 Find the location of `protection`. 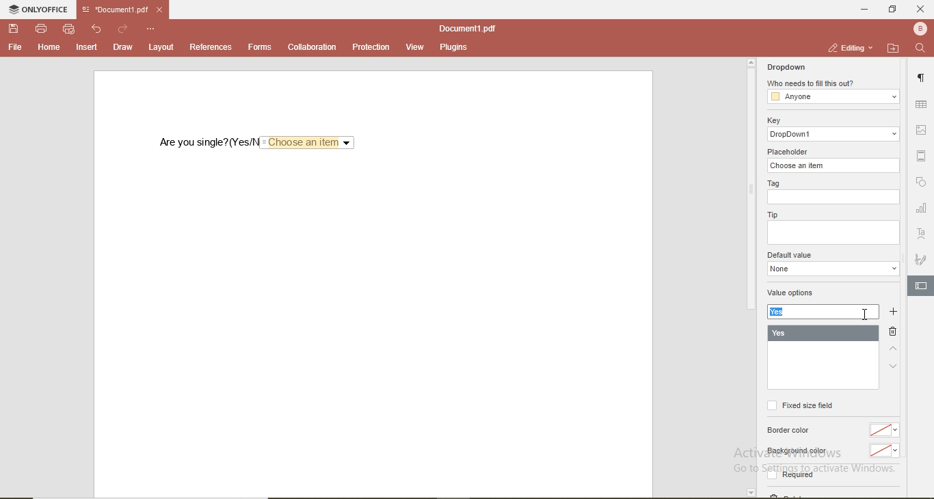

protection is located at coordinates (372, 46).